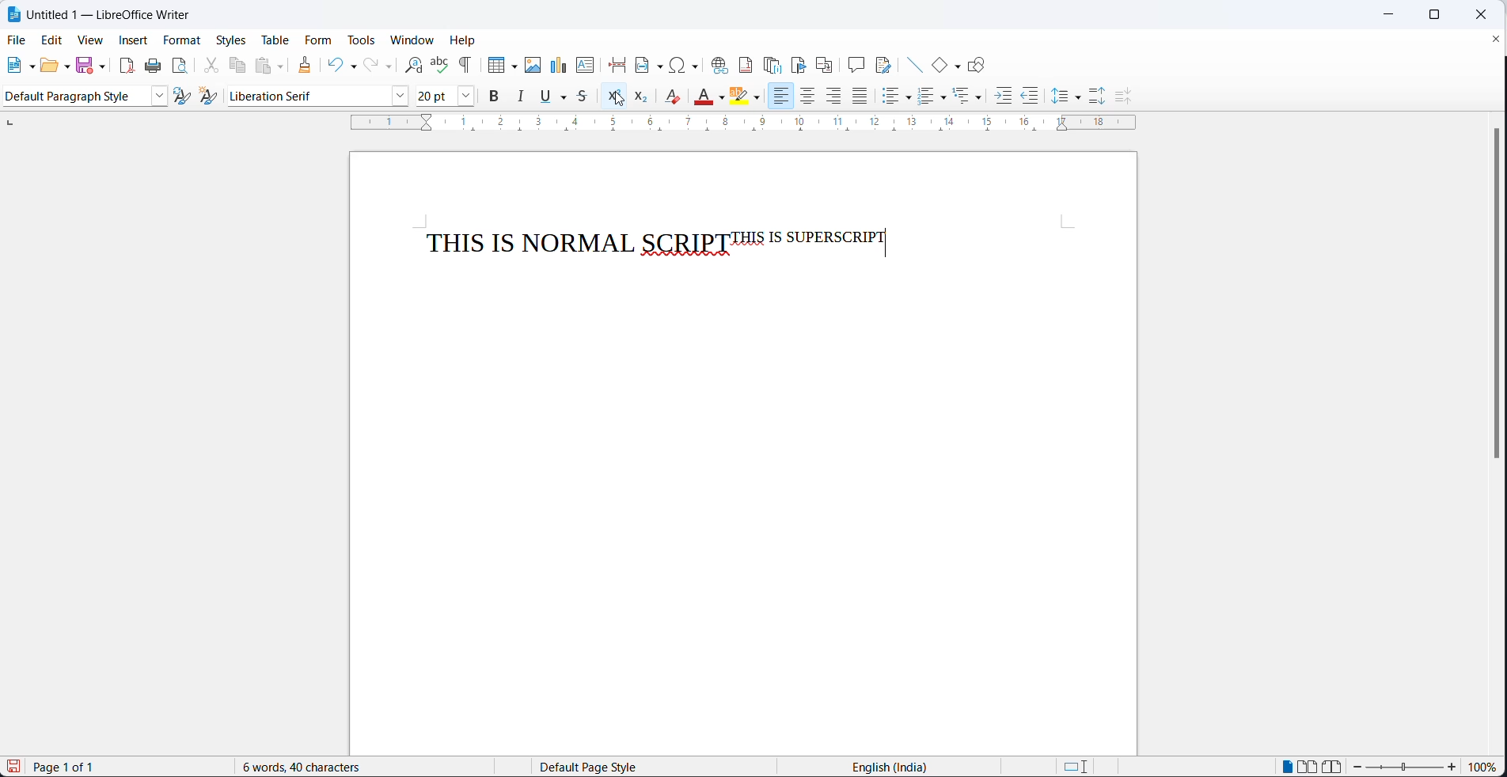 This screenshot has height=777, width=1507. I want to click on clear direct formatting , so click(675, 96).